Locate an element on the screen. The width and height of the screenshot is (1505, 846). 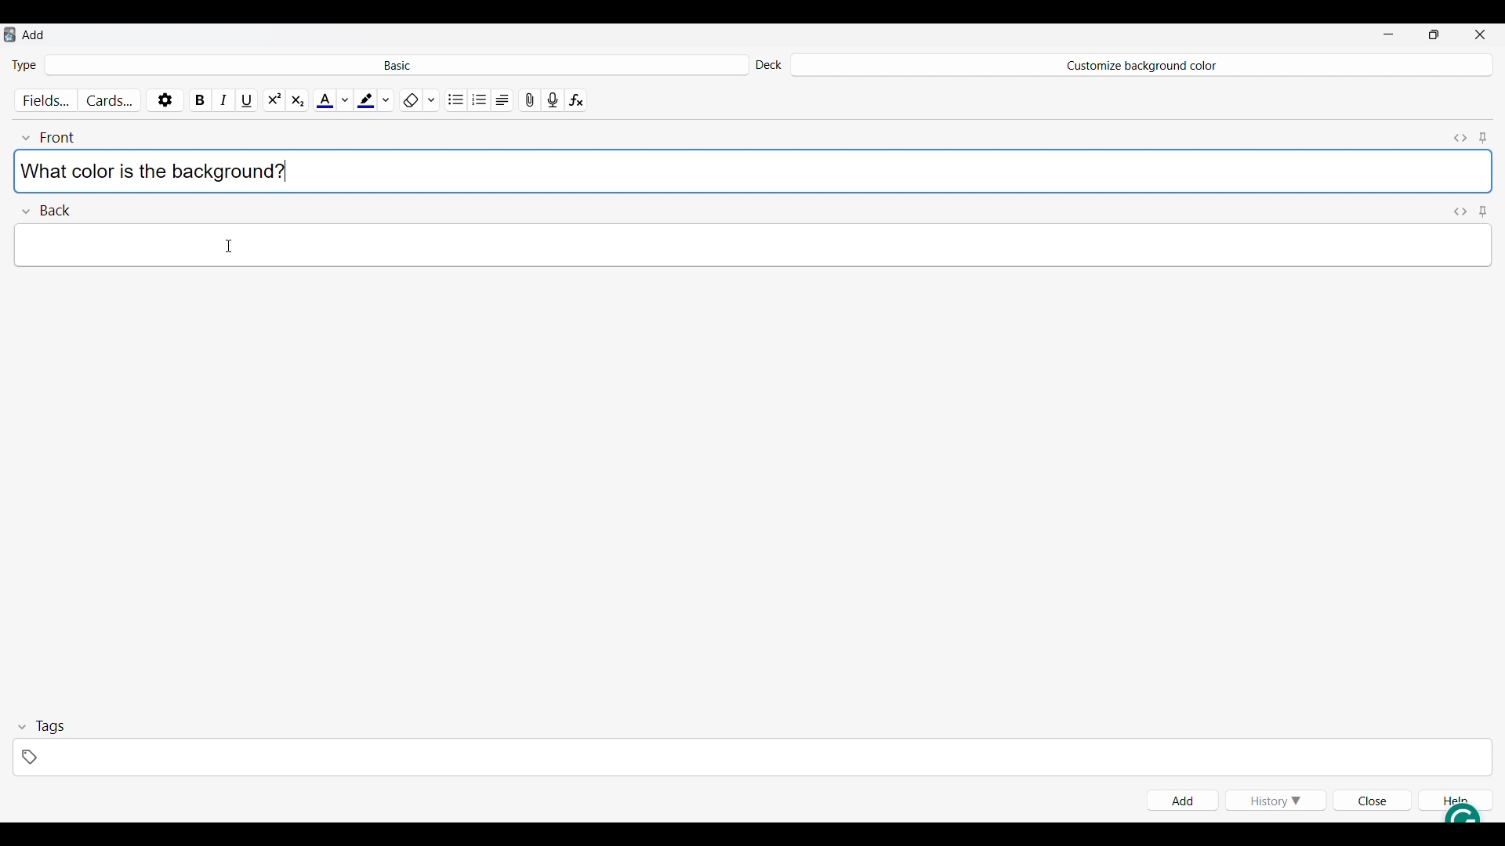
Italics is located at coordinates (224, 98).